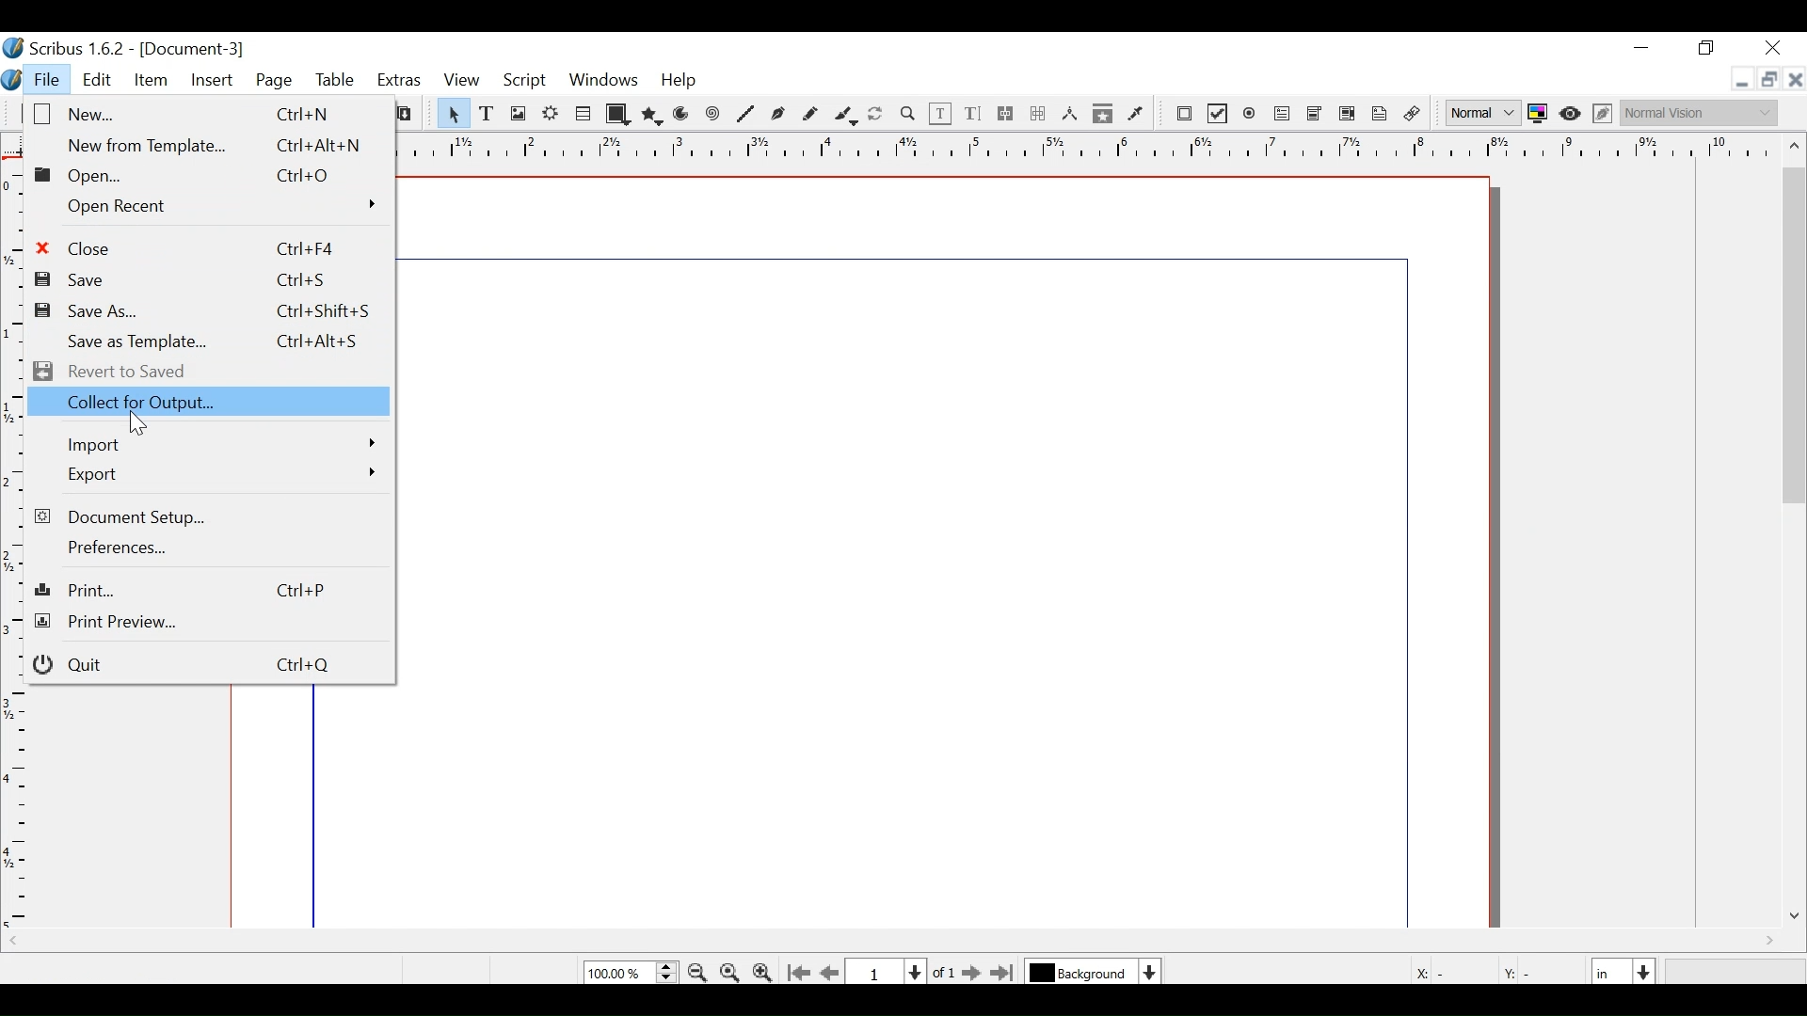 Image resolution: width=1807 pixels, height=1016 pixels. Describe the element at coordinates (602, 83) in the screenshot. I see `Windows` at that location.